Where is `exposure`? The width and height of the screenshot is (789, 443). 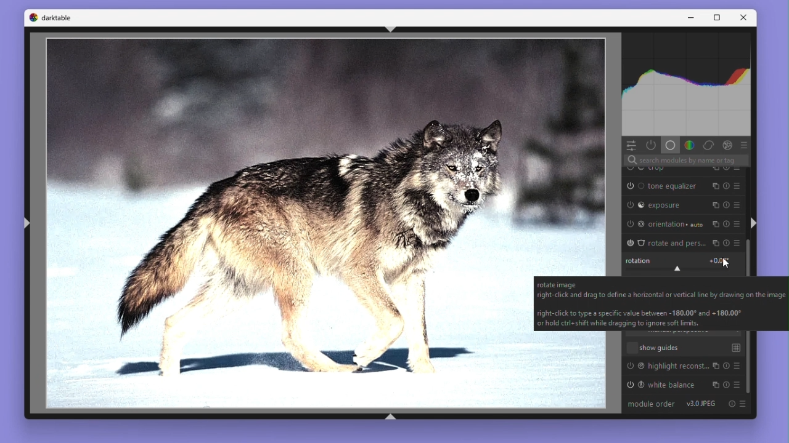
exposure is located at coordinates (685, 205).